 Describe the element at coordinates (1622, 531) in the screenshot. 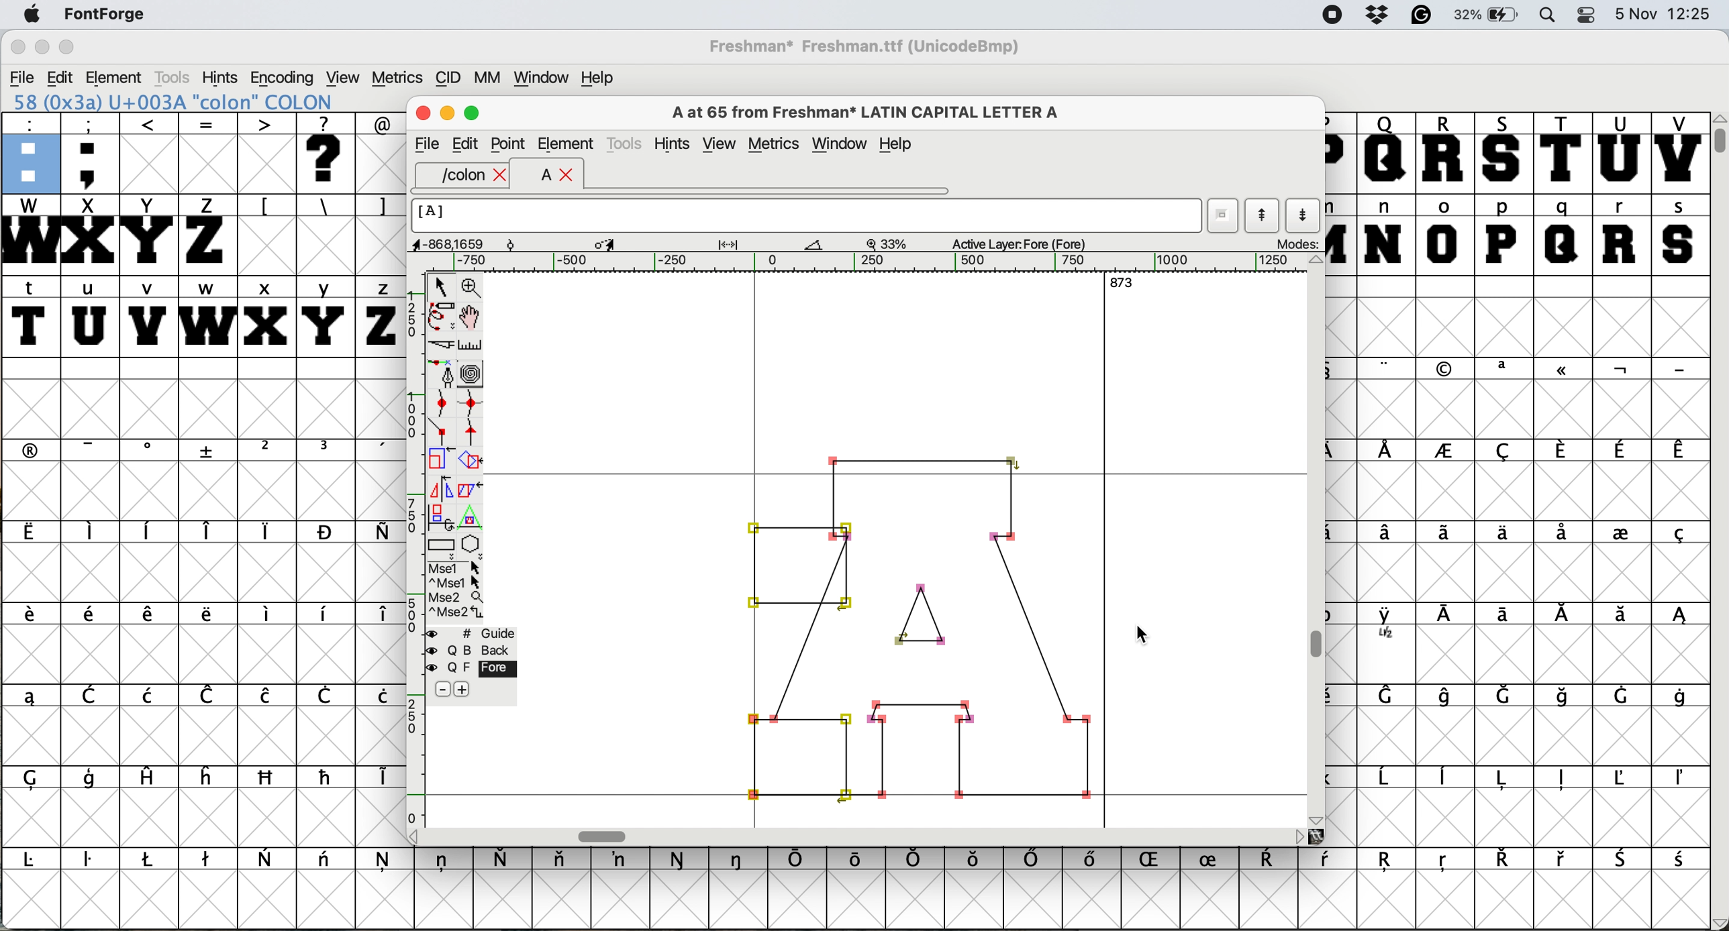

I see `symbol` at that location.